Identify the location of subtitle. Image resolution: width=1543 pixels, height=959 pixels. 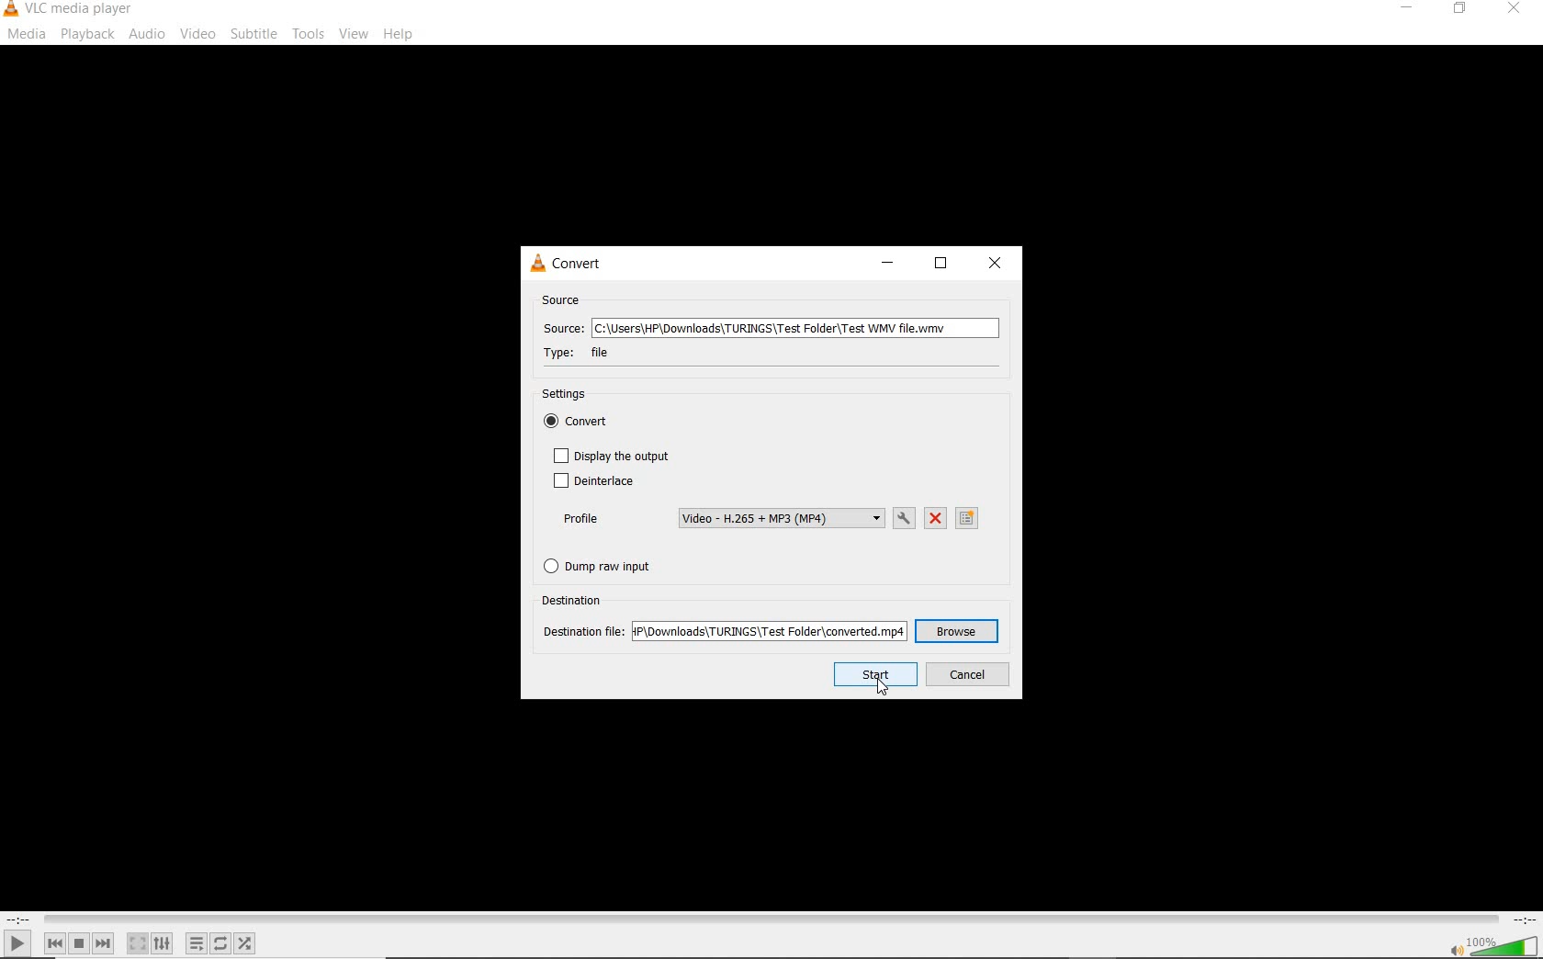
(253, 34).